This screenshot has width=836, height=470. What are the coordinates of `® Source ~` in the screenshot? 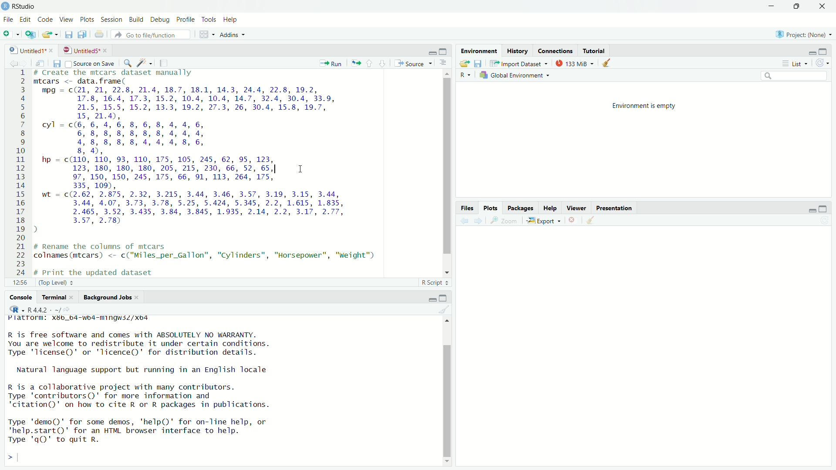 It's located at (415, 63).